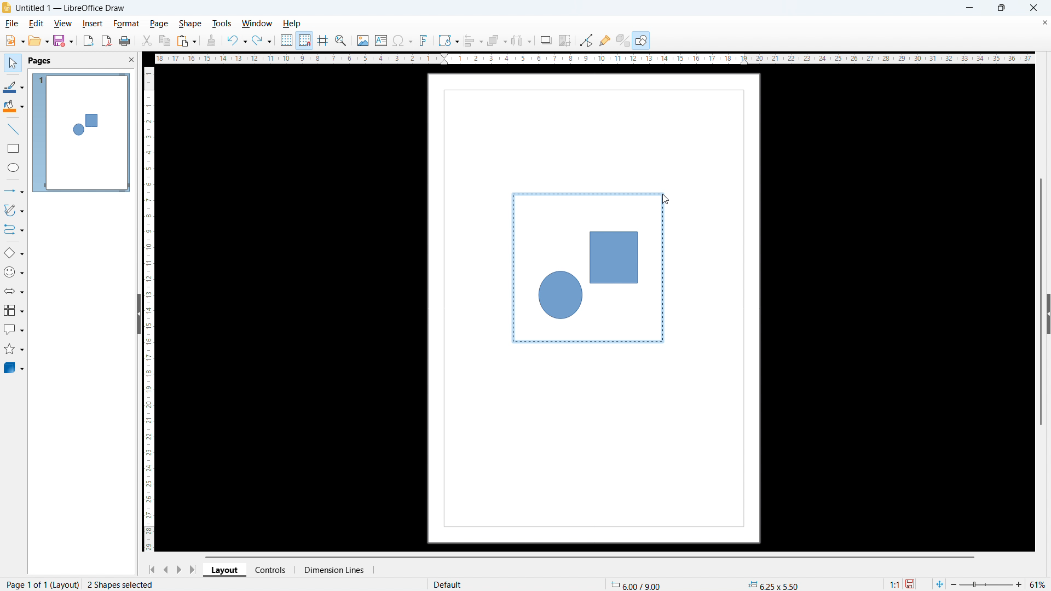 This screenshot has height=591, width=1051. Describe the element at coordinates (89, 42) in the screenshot. I see `export` at that location.